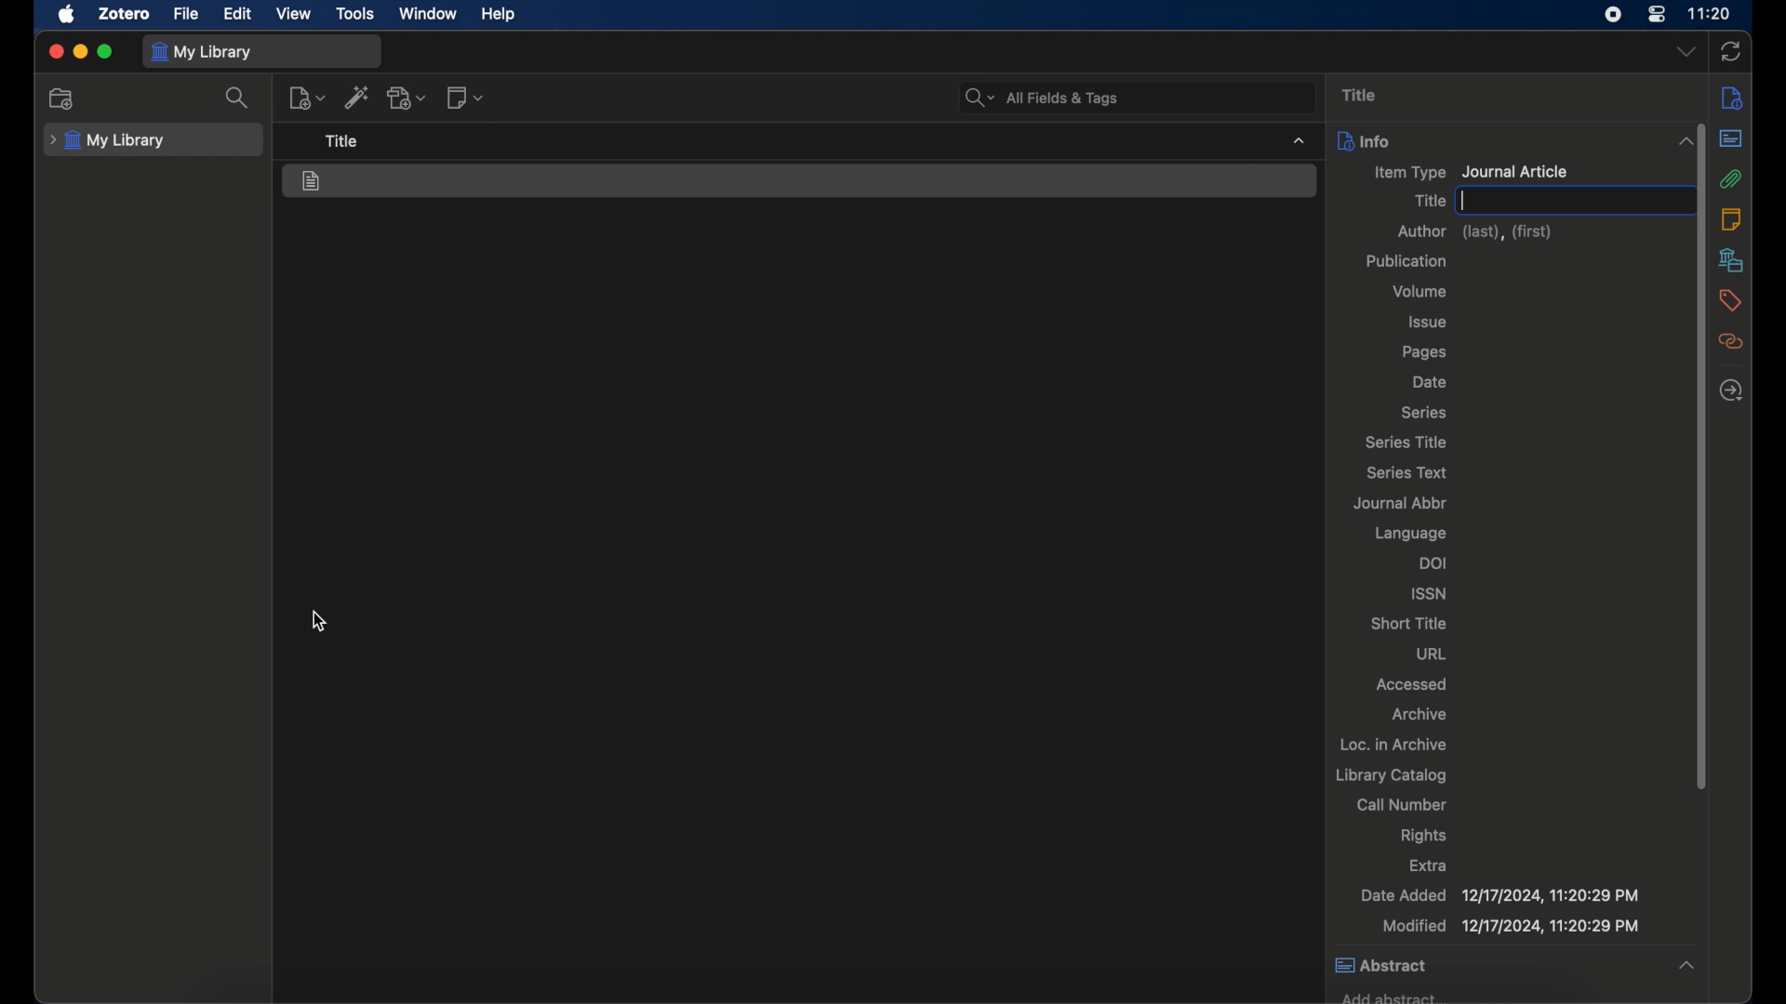 This screenshot has height=1004, width=1786. I want to click on abstract, so click(1513, 966).